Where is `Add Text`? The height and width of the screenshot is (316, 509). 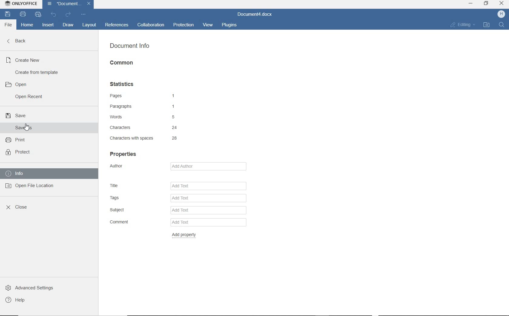 Add Text is located at coordinates (209, 210).